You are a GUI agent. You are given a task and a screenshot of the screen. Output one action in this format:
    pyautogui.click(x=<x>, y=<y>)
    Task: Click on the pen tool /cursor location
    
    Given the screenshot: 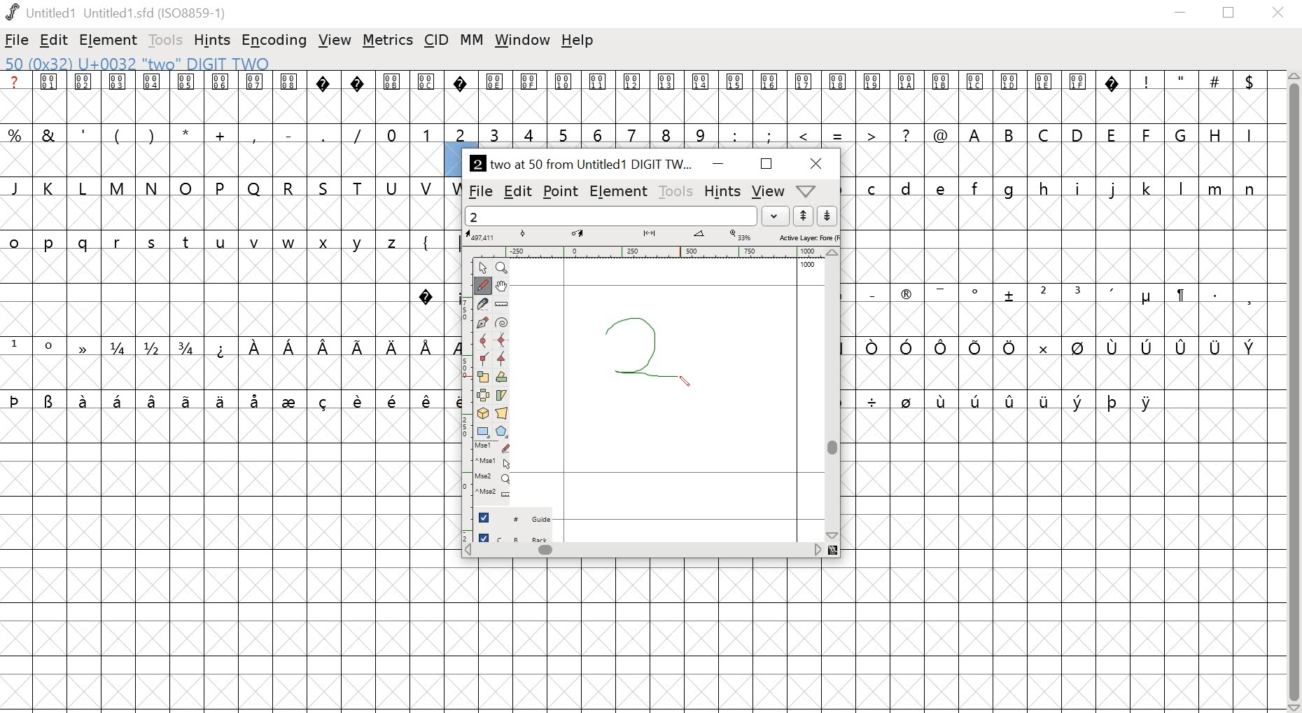 What is the action you would take?
    pyautogui.click(x=686, y=376)
    